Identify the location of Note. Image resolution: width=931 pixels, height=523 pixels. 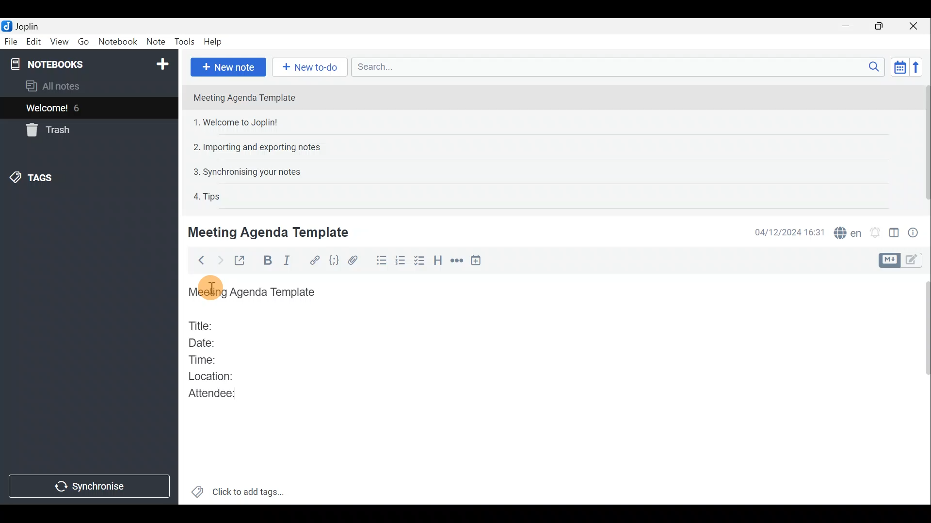
(155, 40).